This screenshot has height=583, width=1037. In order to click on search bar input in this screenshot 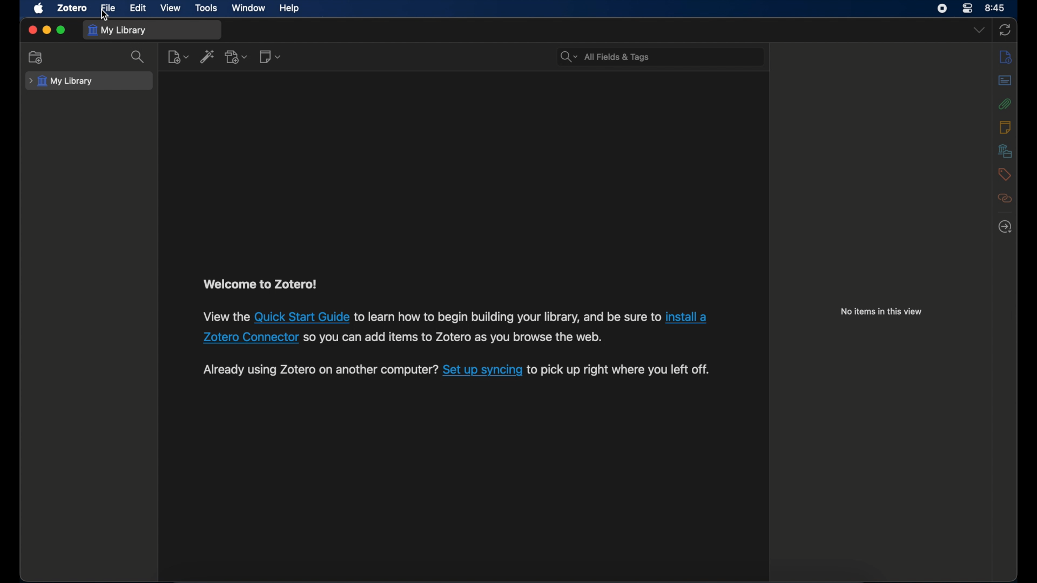, I will do `click(673, 56)`.